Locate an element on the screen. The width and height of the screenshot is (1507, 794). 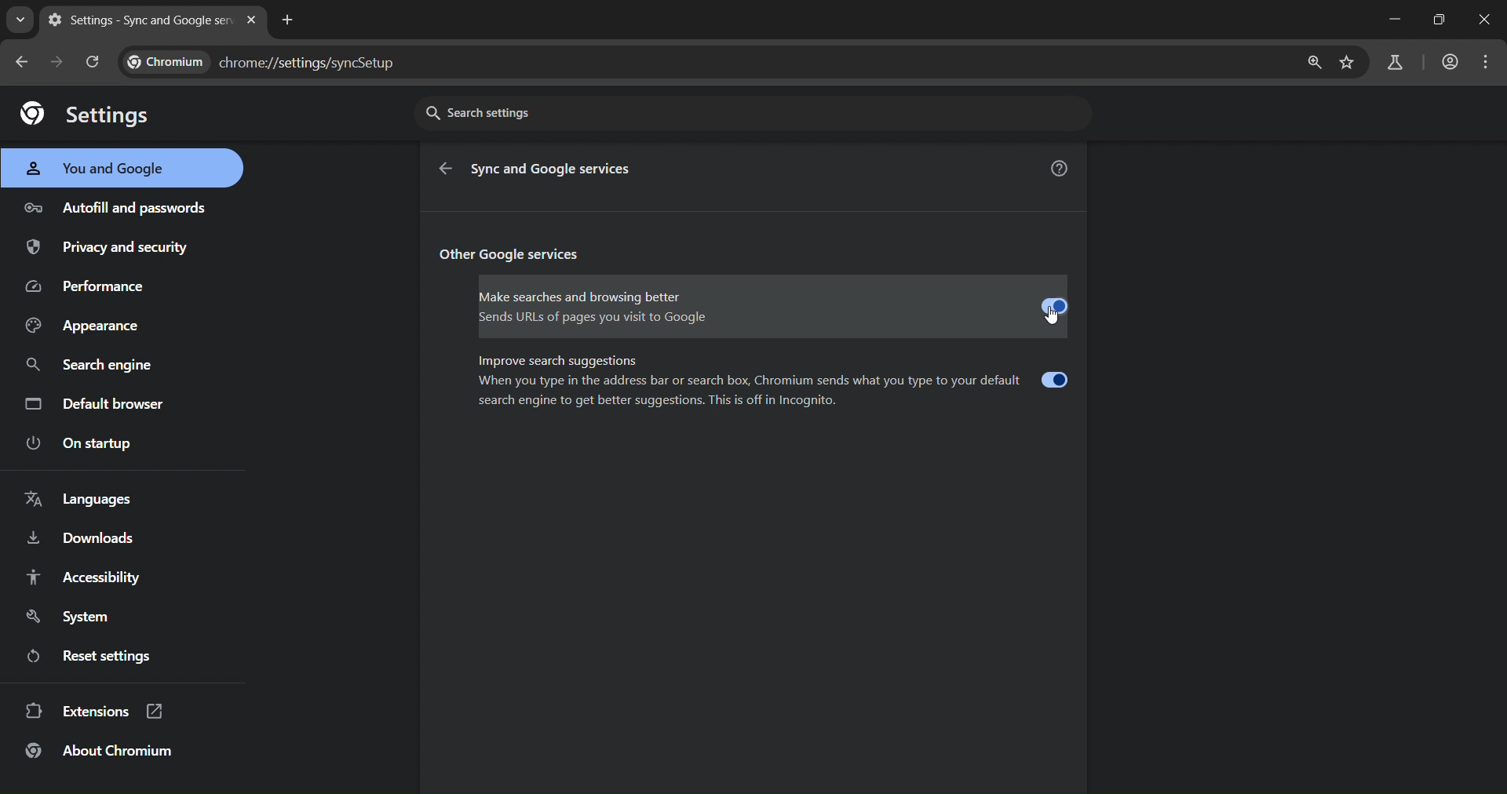
search settings is located at coordinates (753, 114).